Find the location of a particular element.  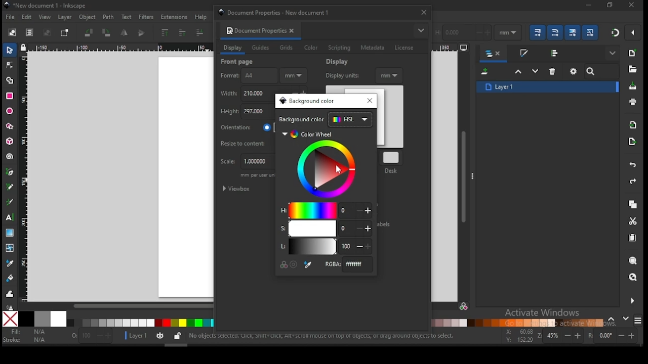

shortcuts and notifications is located at coordinates (321, 336).